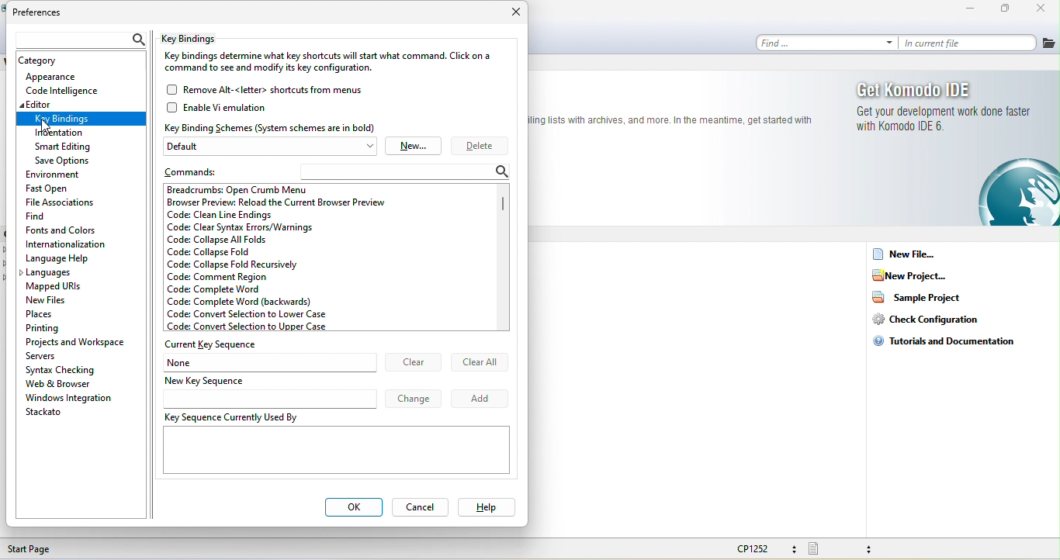 The height and width of the screenshot is (560, 1060). I want to click on delete, so click(480, 147).